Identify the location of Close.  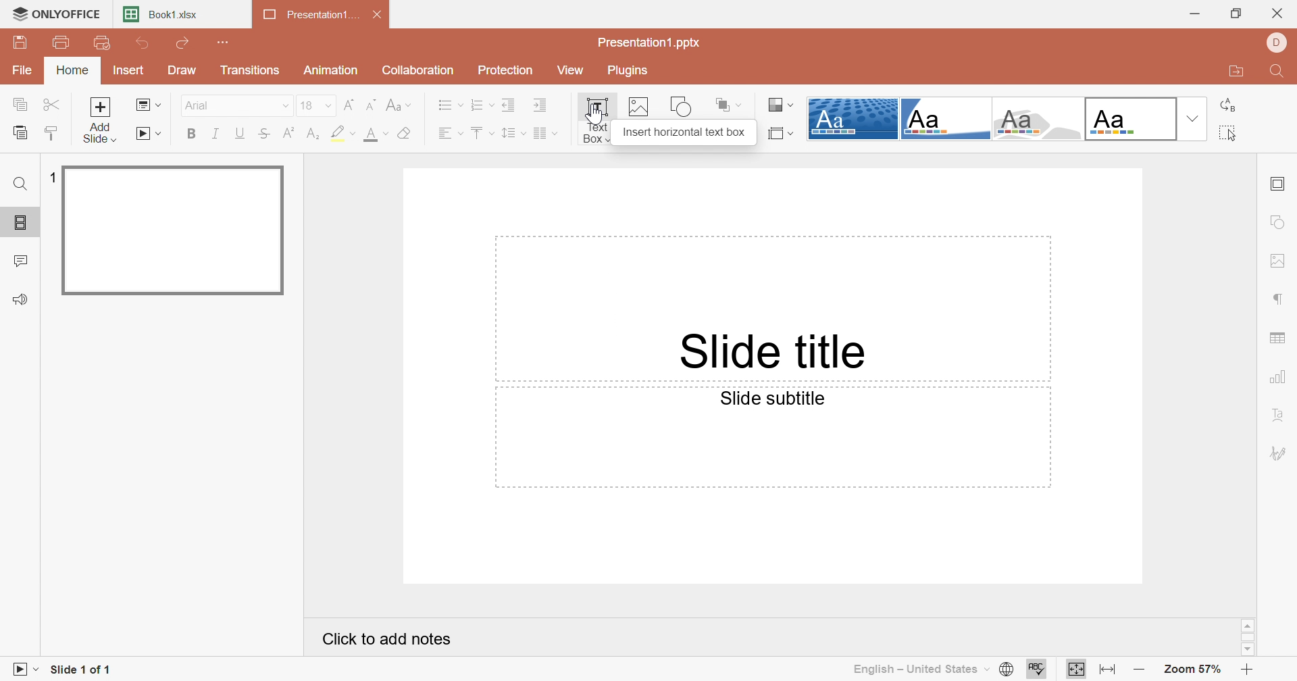
(377, 13).